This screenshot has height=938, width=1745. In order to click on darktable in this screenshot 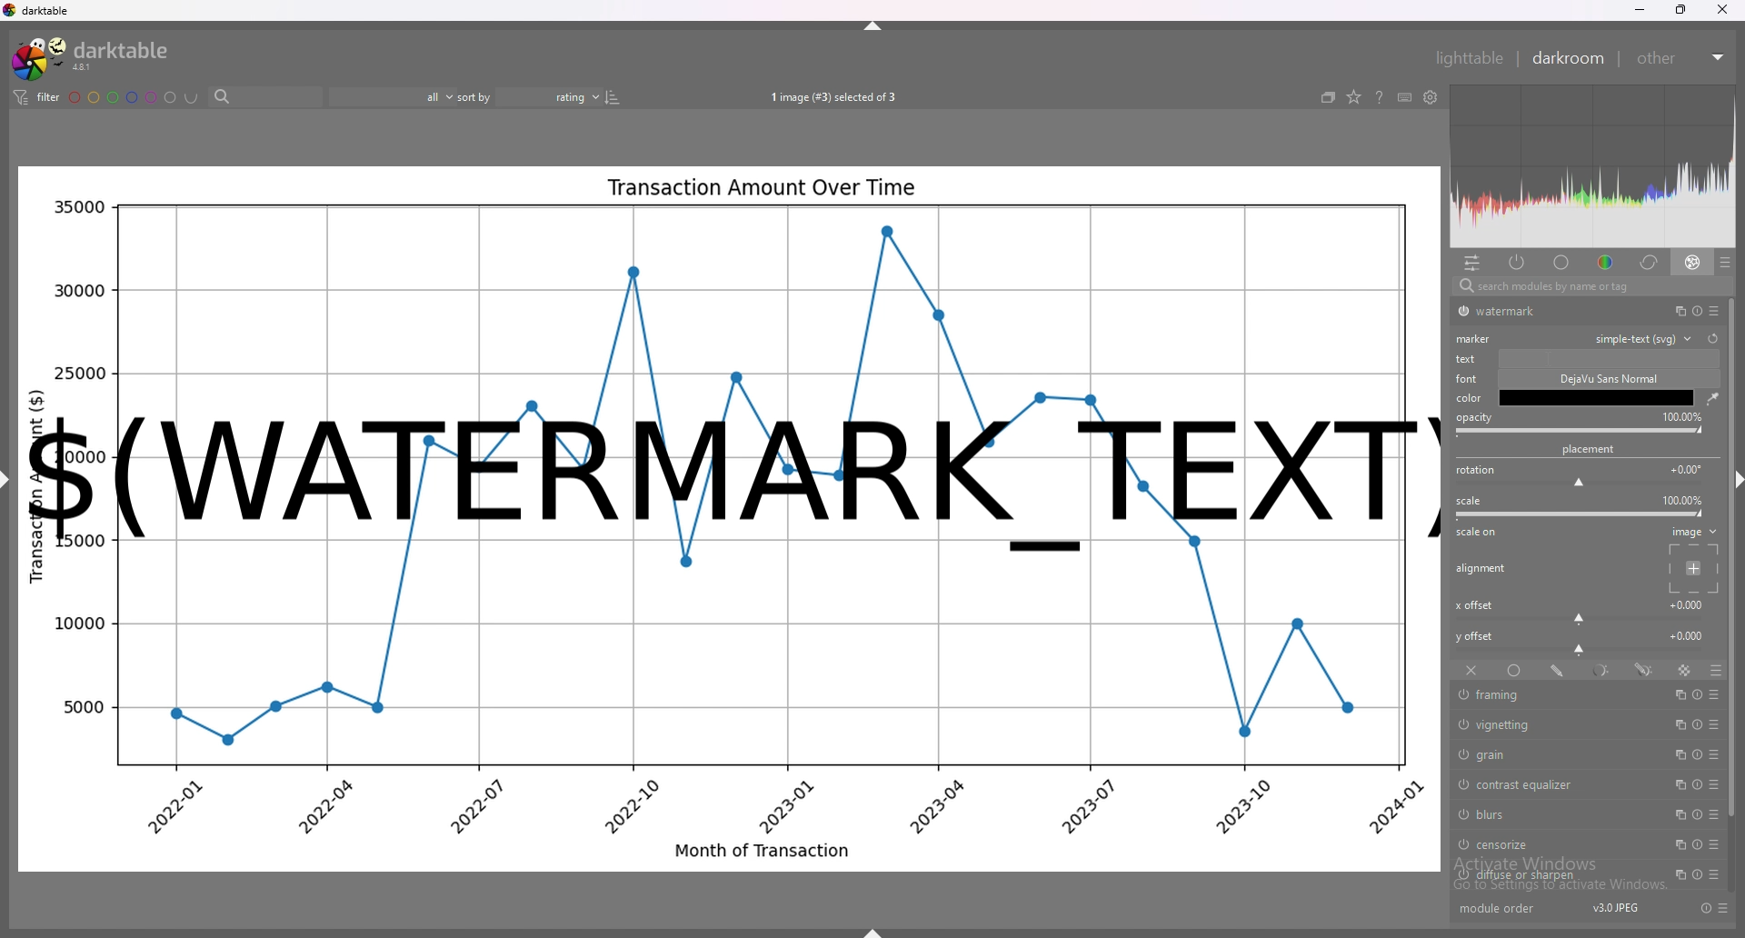, I will do `click(39, 10)`.